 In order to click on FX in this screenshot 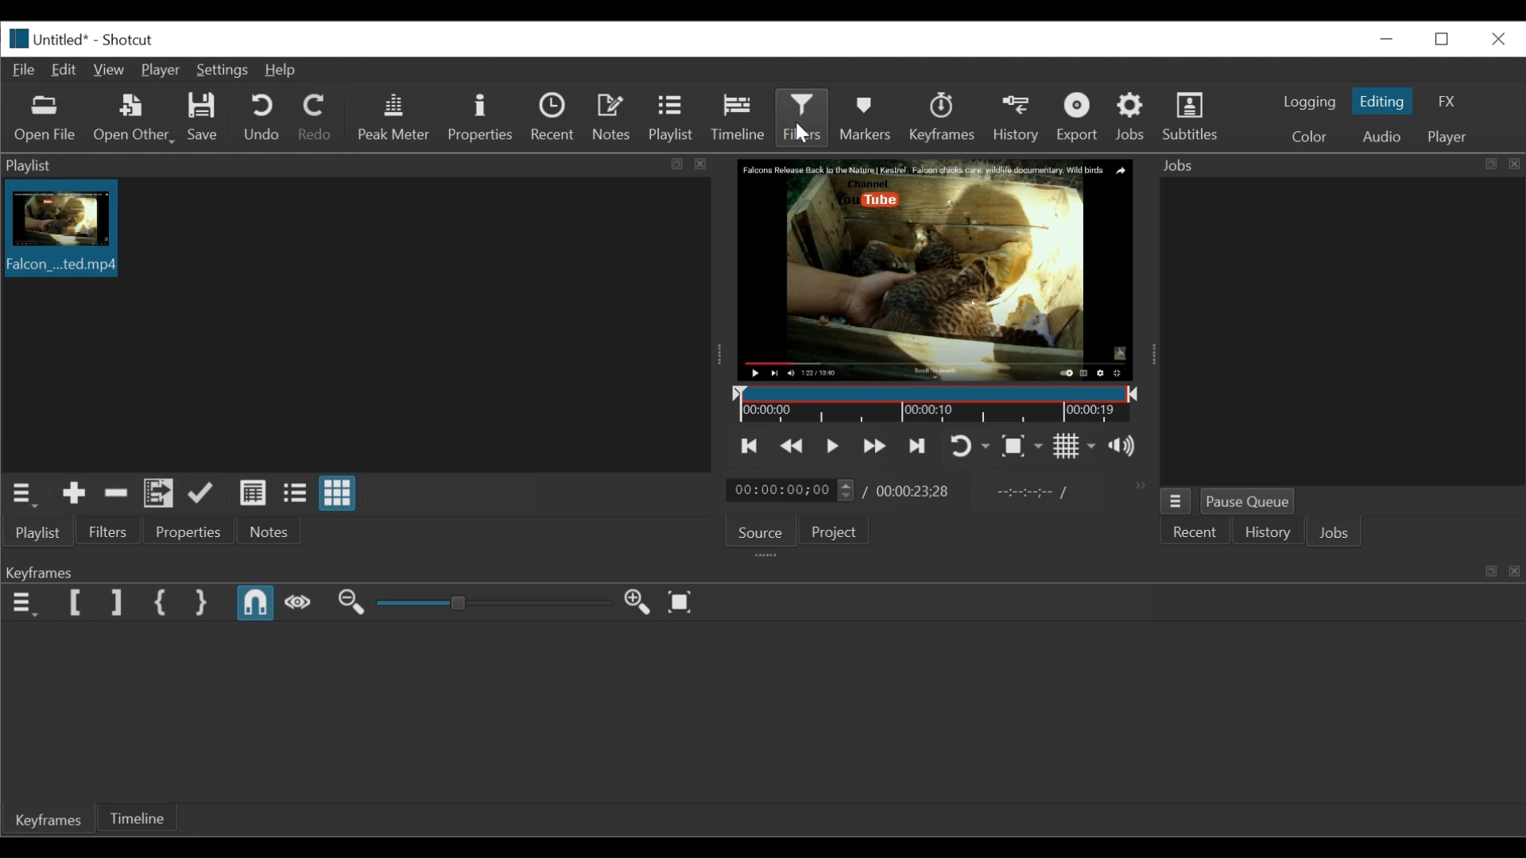, I will do `click(1447, 102)`.